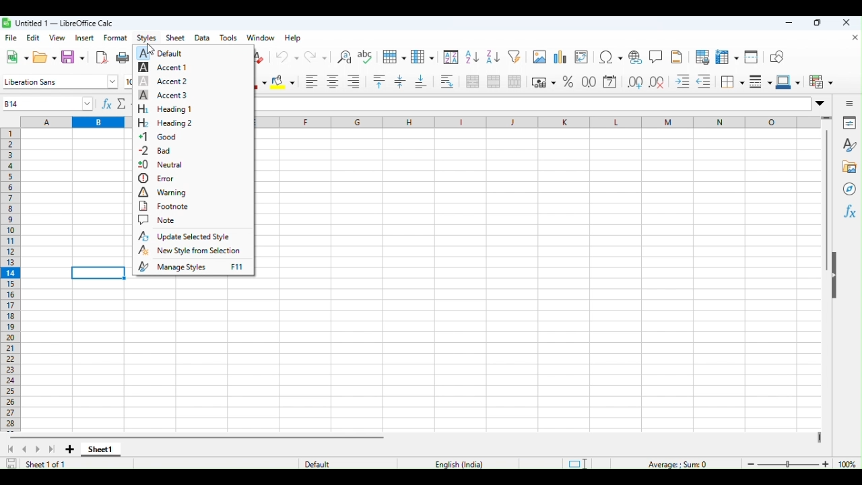 This screenshot has width=862, height=485. Describe the element at coordinates (58, 82) in the screenshot. I see `Liberation Sans` at that location.